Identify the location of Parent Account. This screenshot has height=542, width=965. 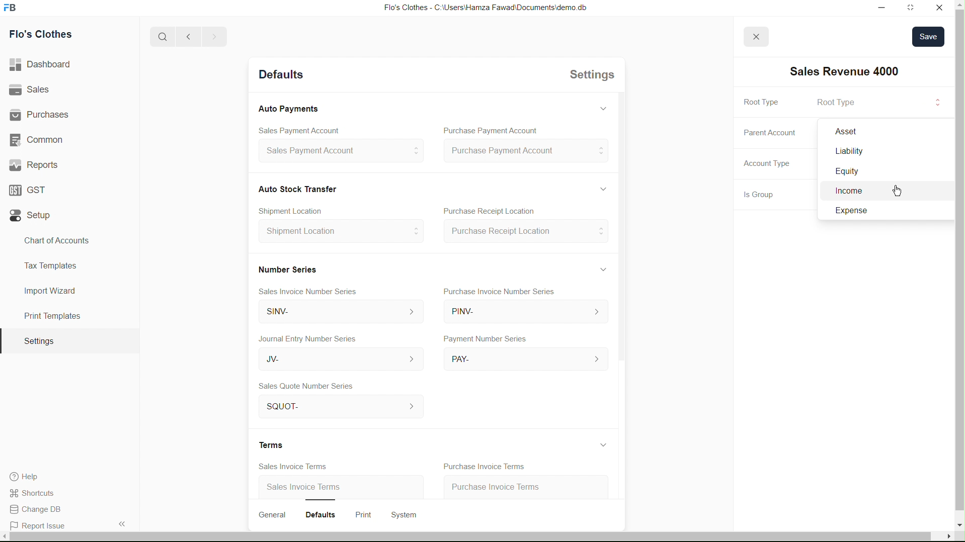
(864, 134).